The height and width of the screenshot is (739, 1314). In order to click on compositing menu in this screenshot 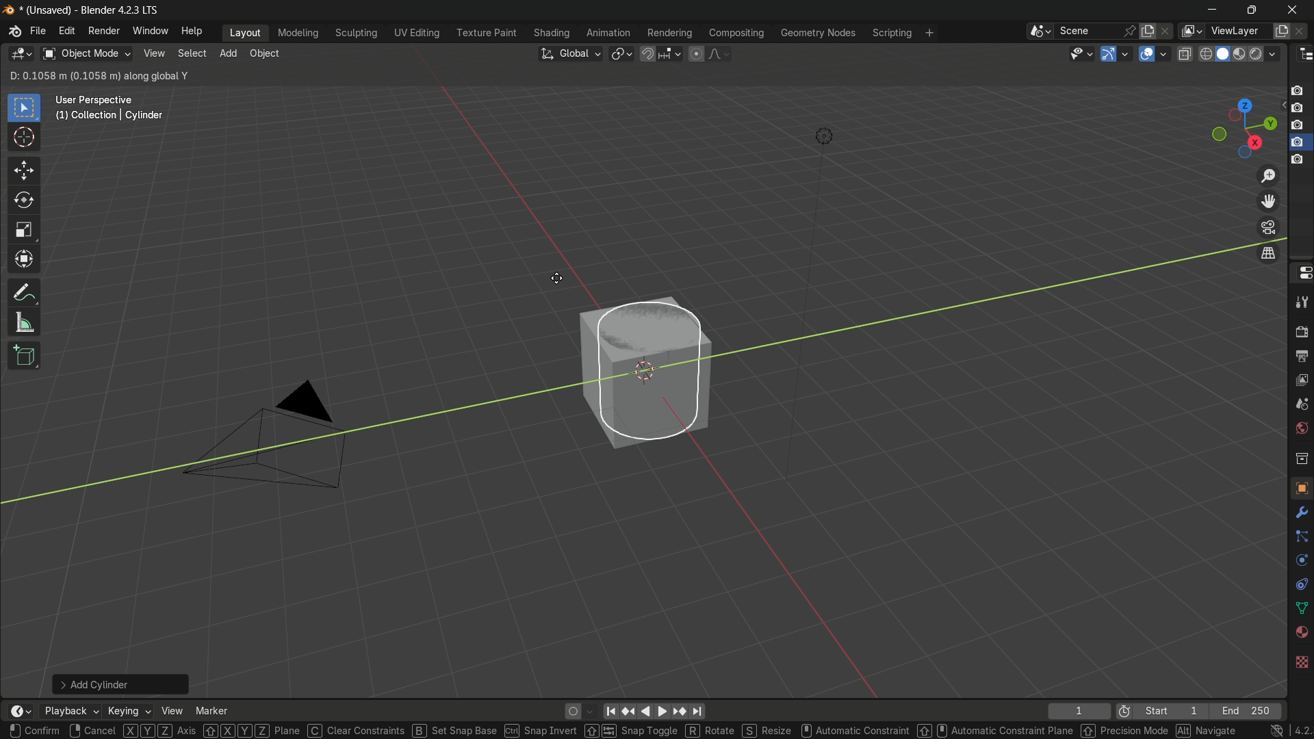, I will do `click(737, 33)`.